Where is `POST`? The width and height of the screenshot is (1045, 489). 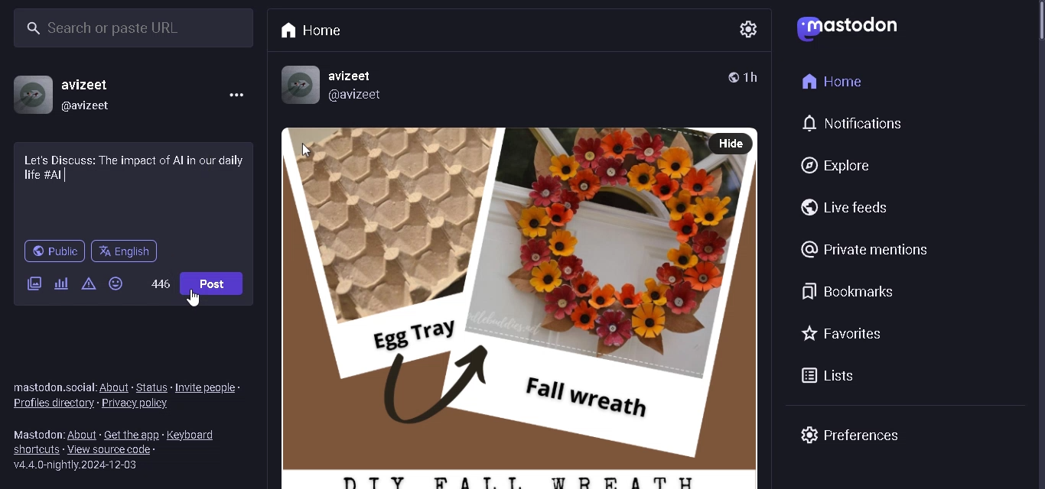 POST is located at coordinates (216, 283).